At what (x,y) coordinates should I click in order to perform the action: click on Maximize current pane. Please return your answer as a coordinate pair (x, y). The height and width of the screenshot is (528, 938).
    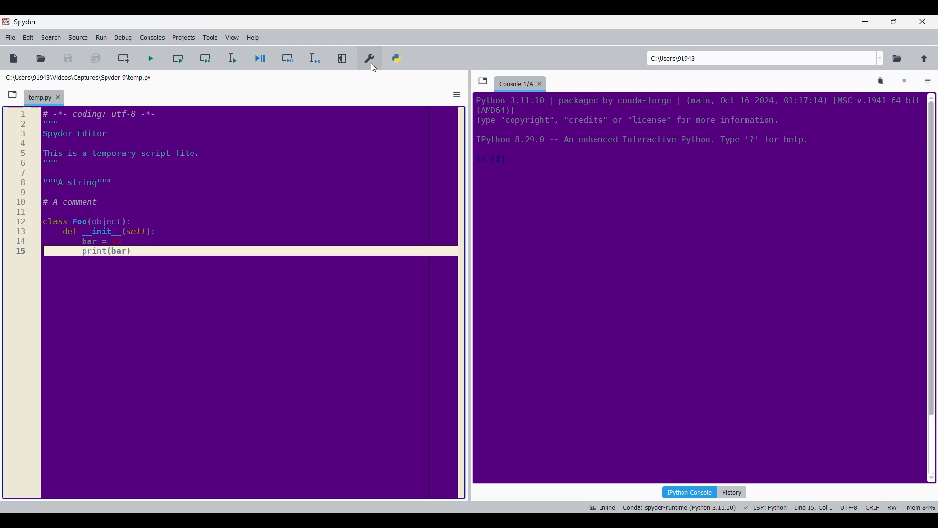
    Looking at the image, I should click on (342, 58).